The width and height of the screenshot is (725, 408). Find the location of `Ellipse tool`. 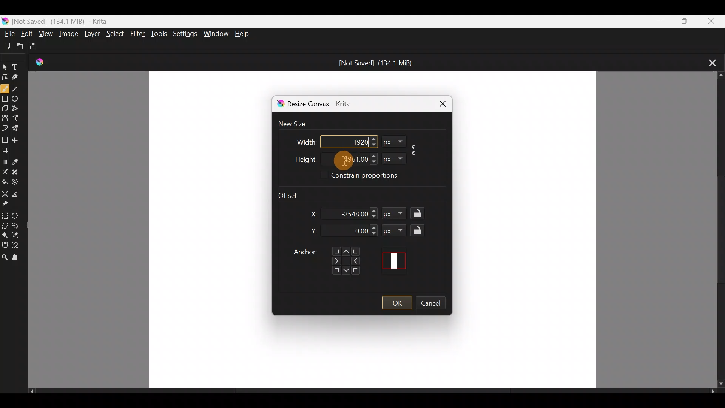

Ellipse tool is located at coordinates (17, 97).